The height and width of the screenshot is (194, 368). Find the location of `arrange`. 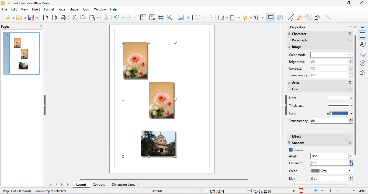

arrange is located at coordinates (247, 19).